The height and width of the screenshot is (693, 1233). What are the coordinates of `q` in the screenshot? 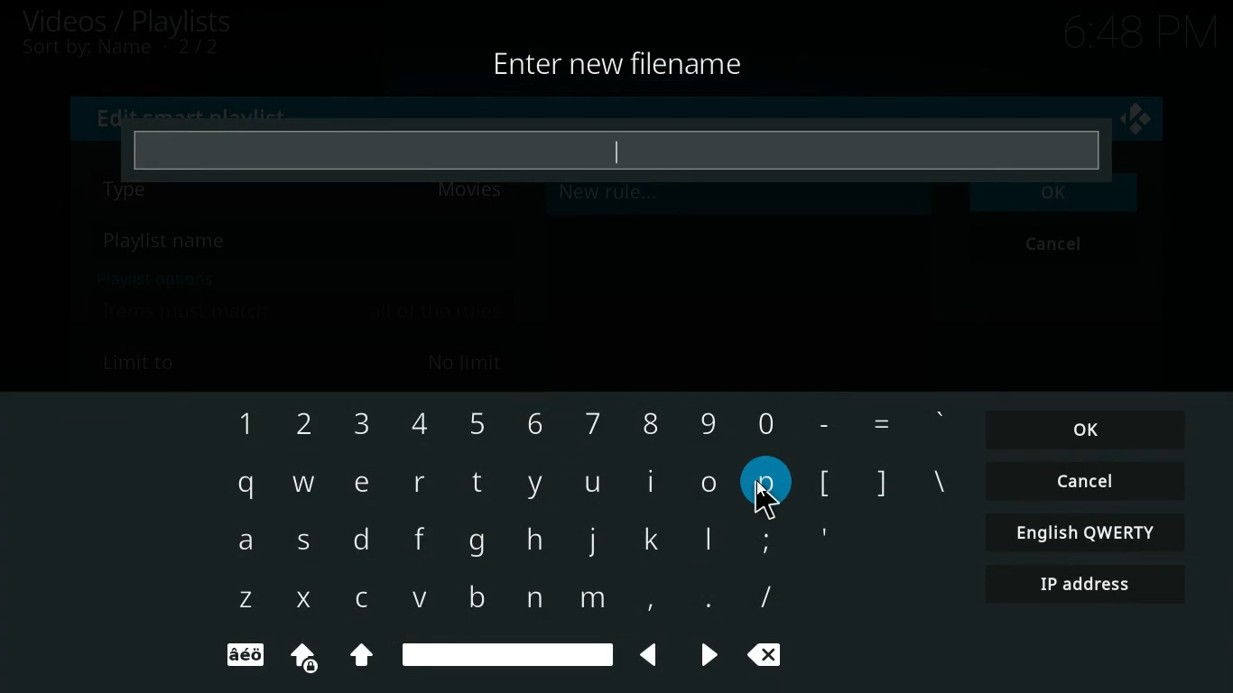 It's located at (242, 485).